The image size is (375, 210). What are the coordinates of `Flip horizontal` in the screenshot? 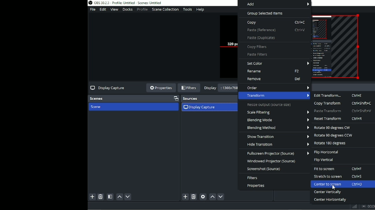 It's located at (329, 152).